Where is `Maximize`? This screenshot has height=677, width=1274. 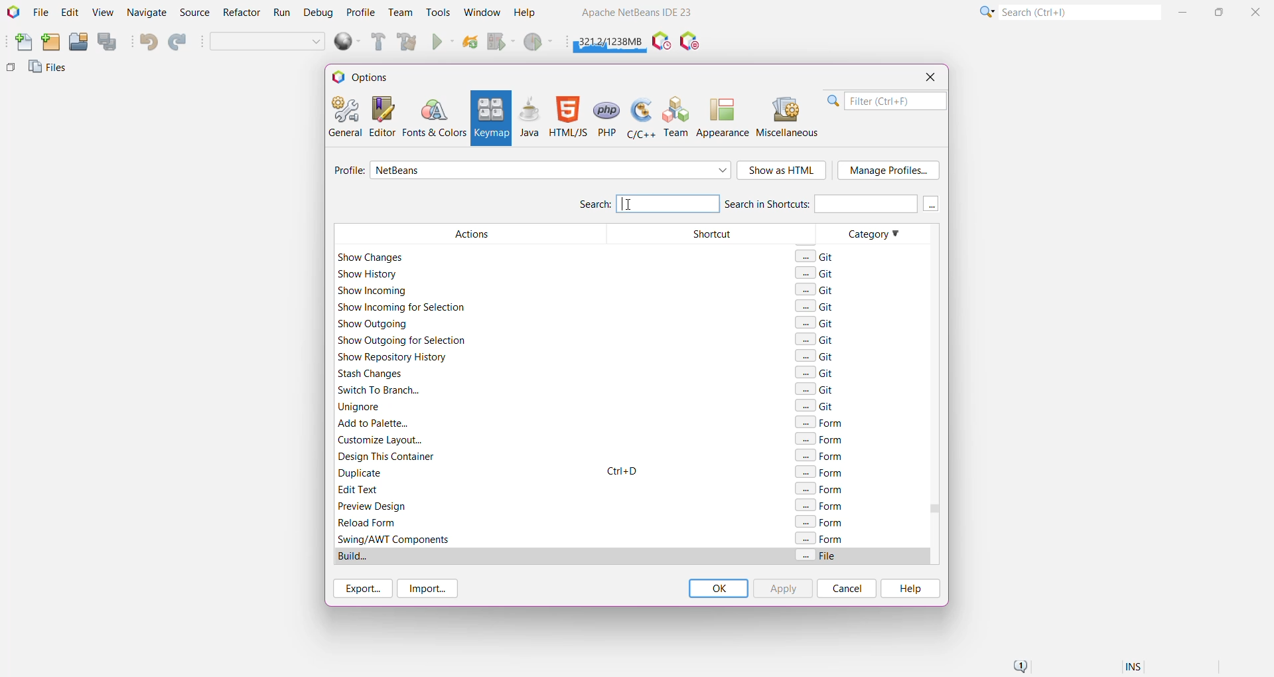 Maximize is located at coordinates (1221, 11).